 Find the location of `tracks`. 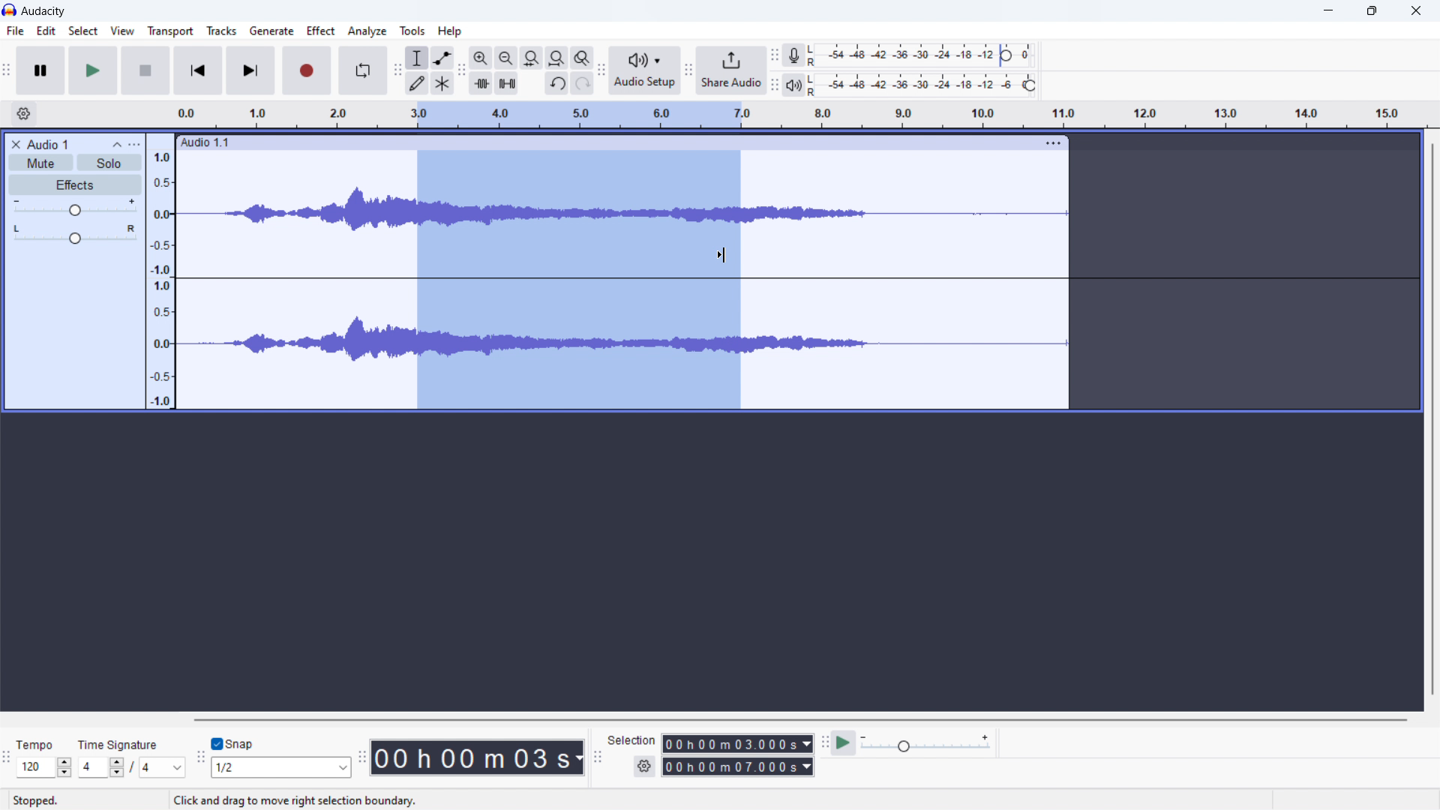

tracks is located at coordinates (221, 31).